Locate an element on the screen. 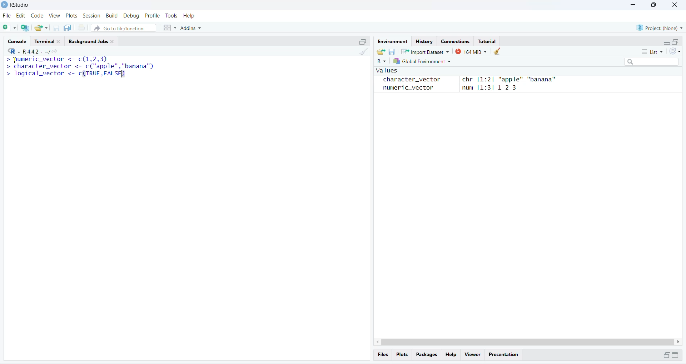 The image size is (686, 364). chr [1:2] "apple" "banana" is located at coordinates (508, 80).